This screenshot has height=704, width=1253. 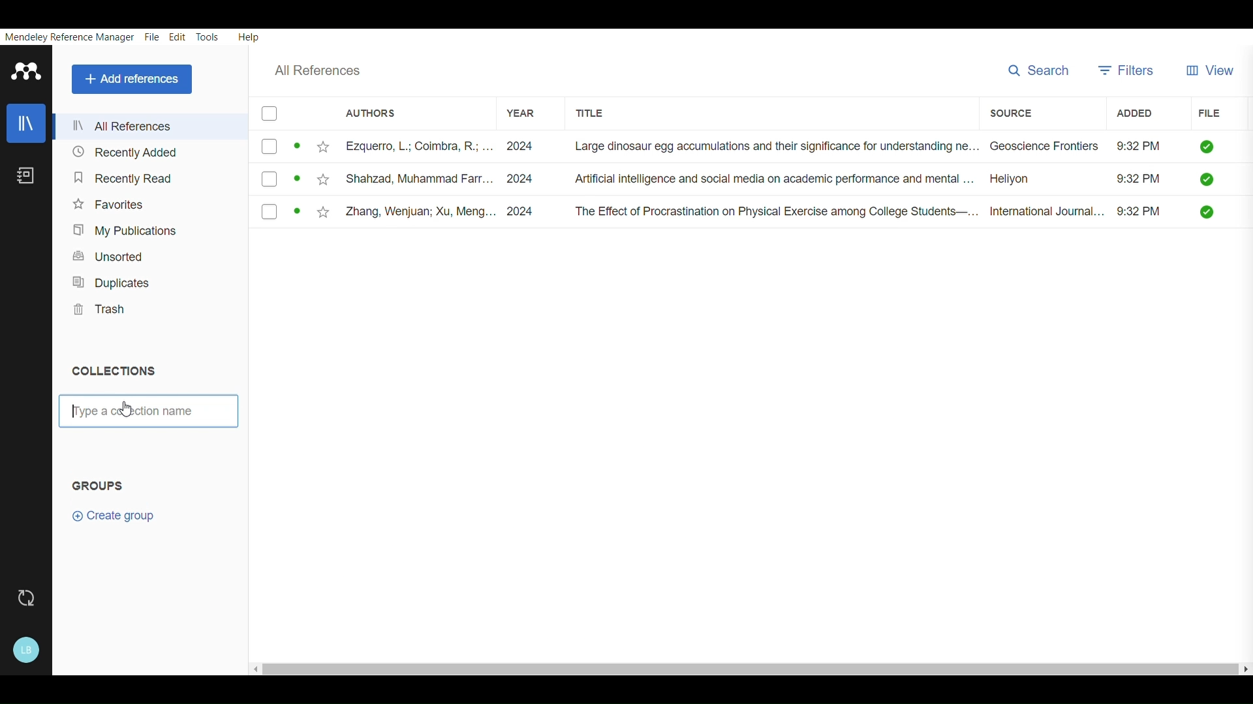 What do you see at coordinates (27, 648) in the screenshot?
I see `Account & help` at bounding box center [27, 648].